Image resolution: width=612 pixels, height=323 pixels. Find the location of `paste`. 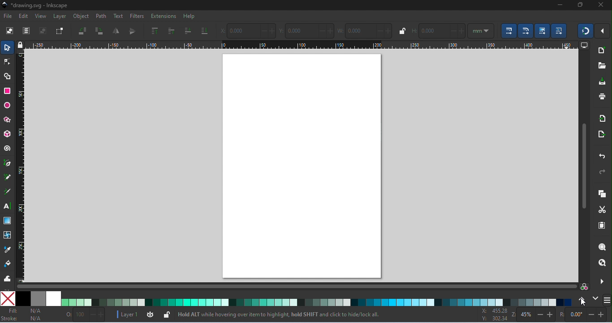

paste is located at coordinates (601, 226).